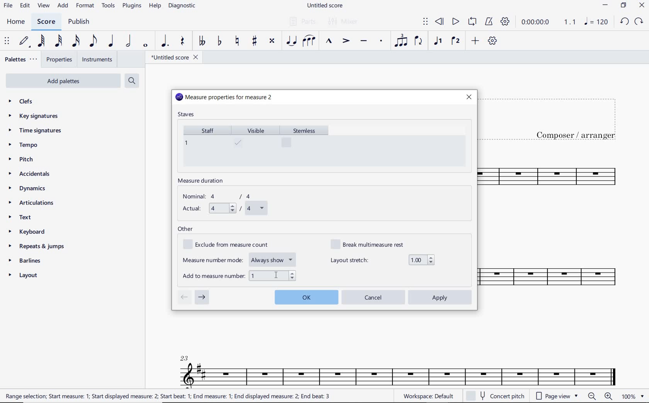 This screenshot has width=649, height=403. What do you see at coordinates (202, 298) in the screenshot?
I see `go to next measure` at bounding box center [202, 298].